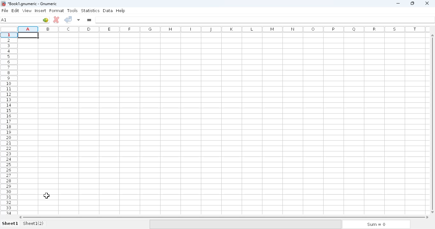  What do you see at coordinates (427, 3) in the screenshot?
I see `close` at bounding box center [427, 3].